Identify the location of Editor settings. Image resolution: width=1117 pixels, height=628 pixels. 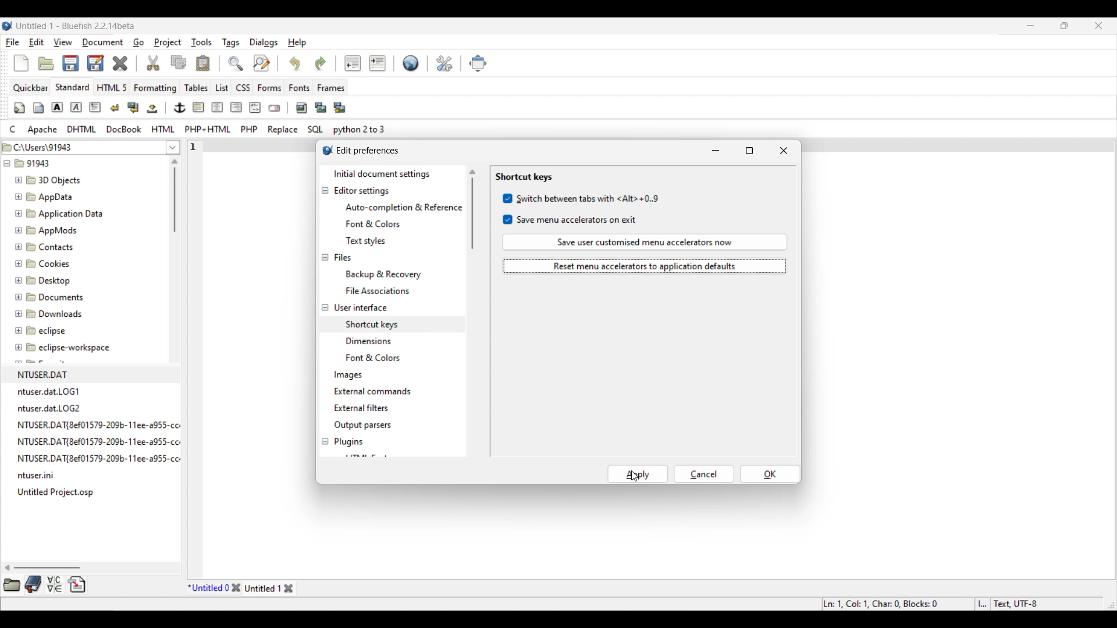
(362, 191).